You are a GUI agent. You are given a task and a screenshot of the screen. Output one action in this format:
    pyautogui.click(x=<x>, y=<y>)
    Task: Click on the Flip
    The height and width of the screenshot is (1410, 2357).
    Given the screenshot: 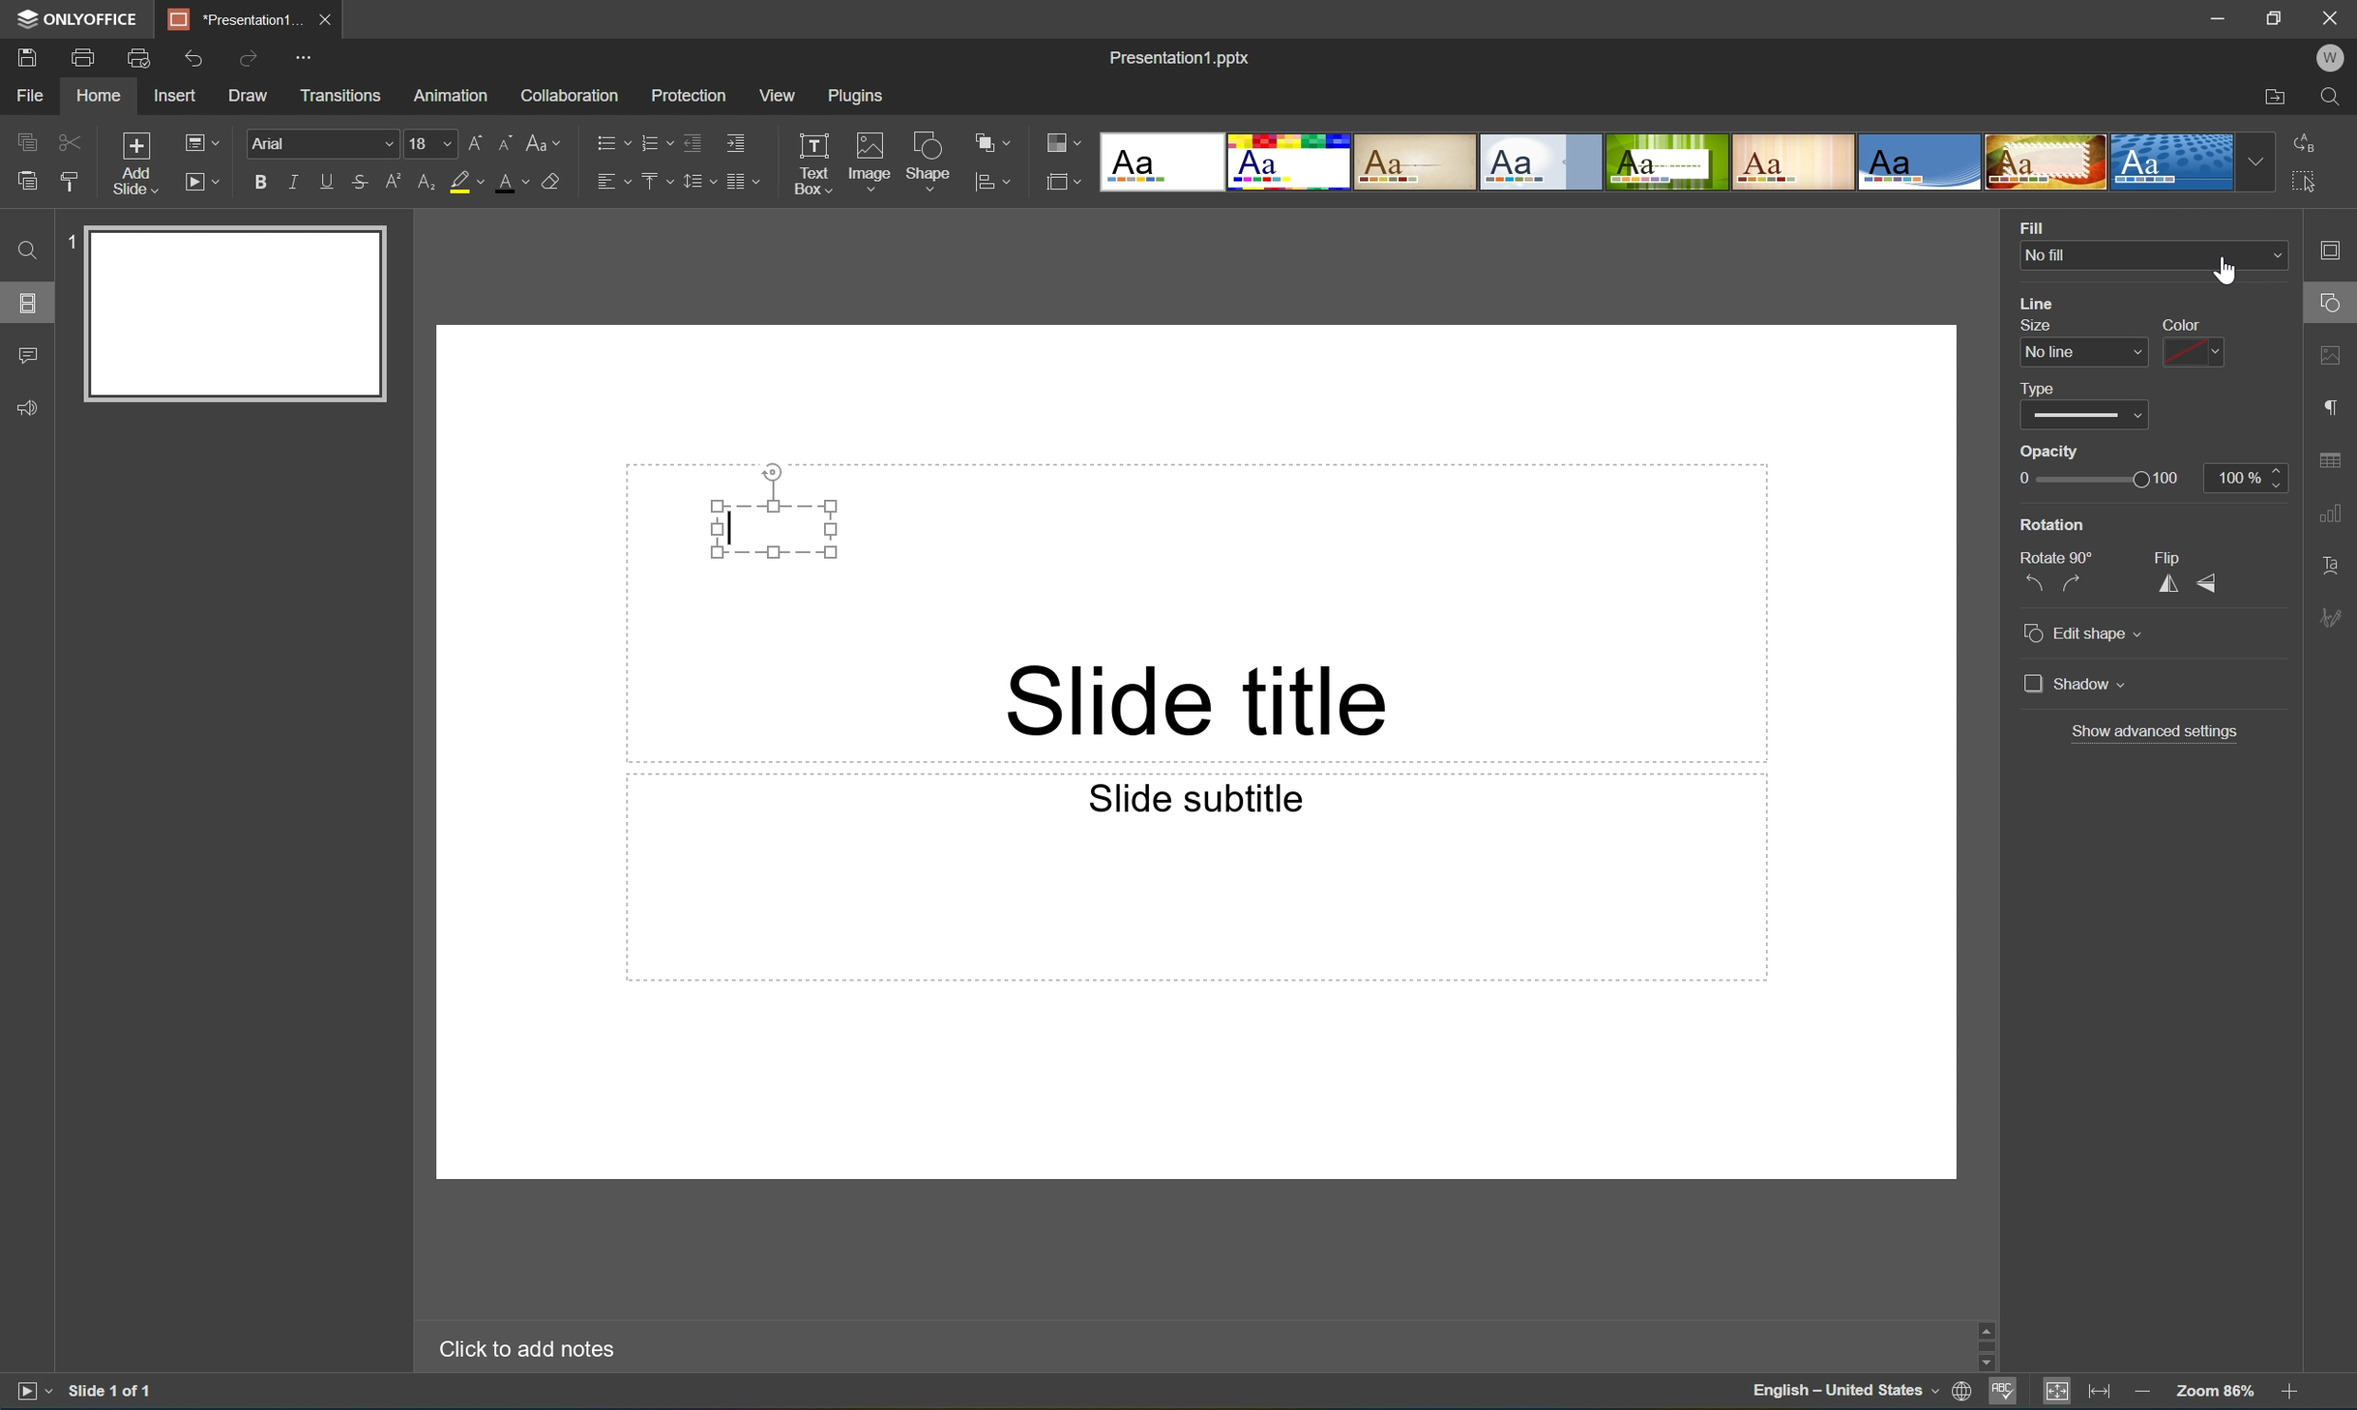 What is the action you would take?
    pyautogui.click(x=2164, y=556)
    